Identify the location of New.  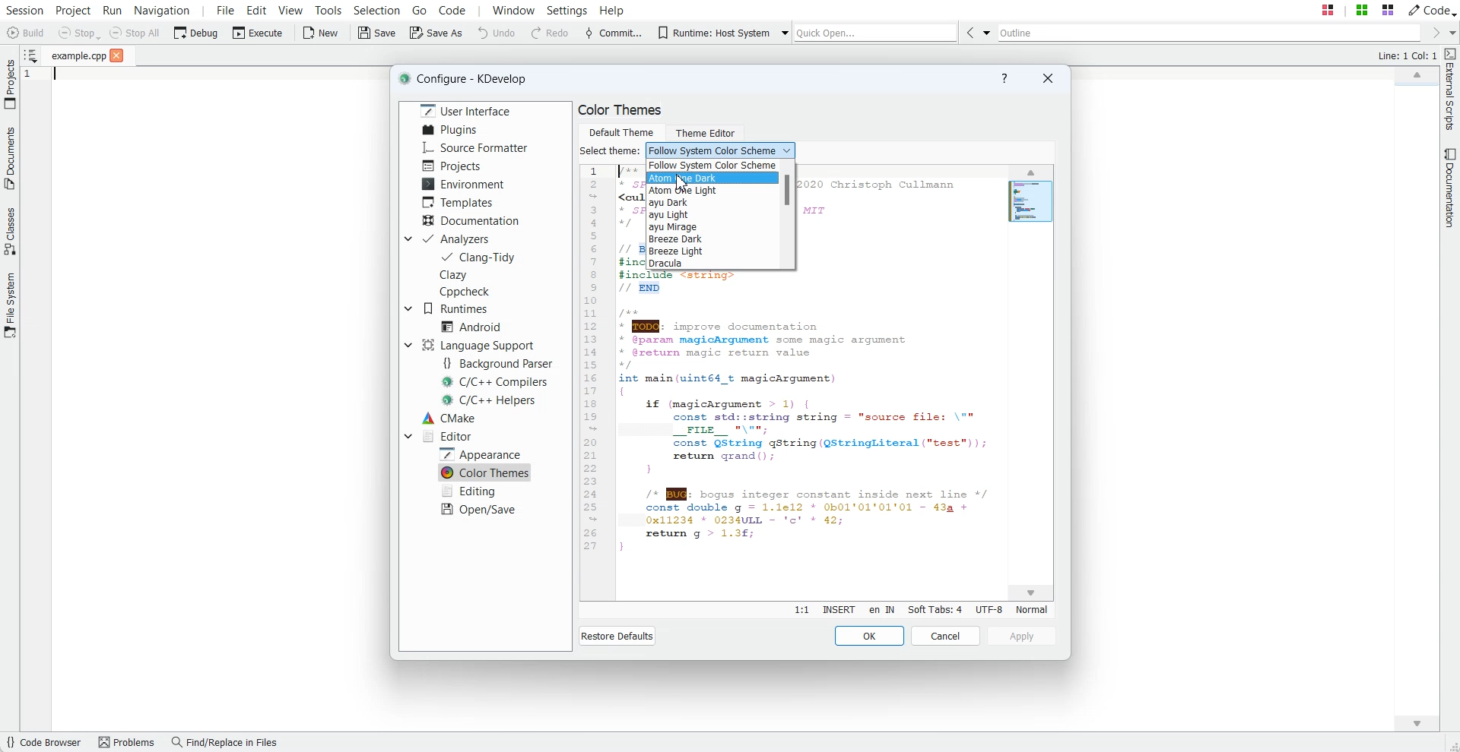
(322, 33).